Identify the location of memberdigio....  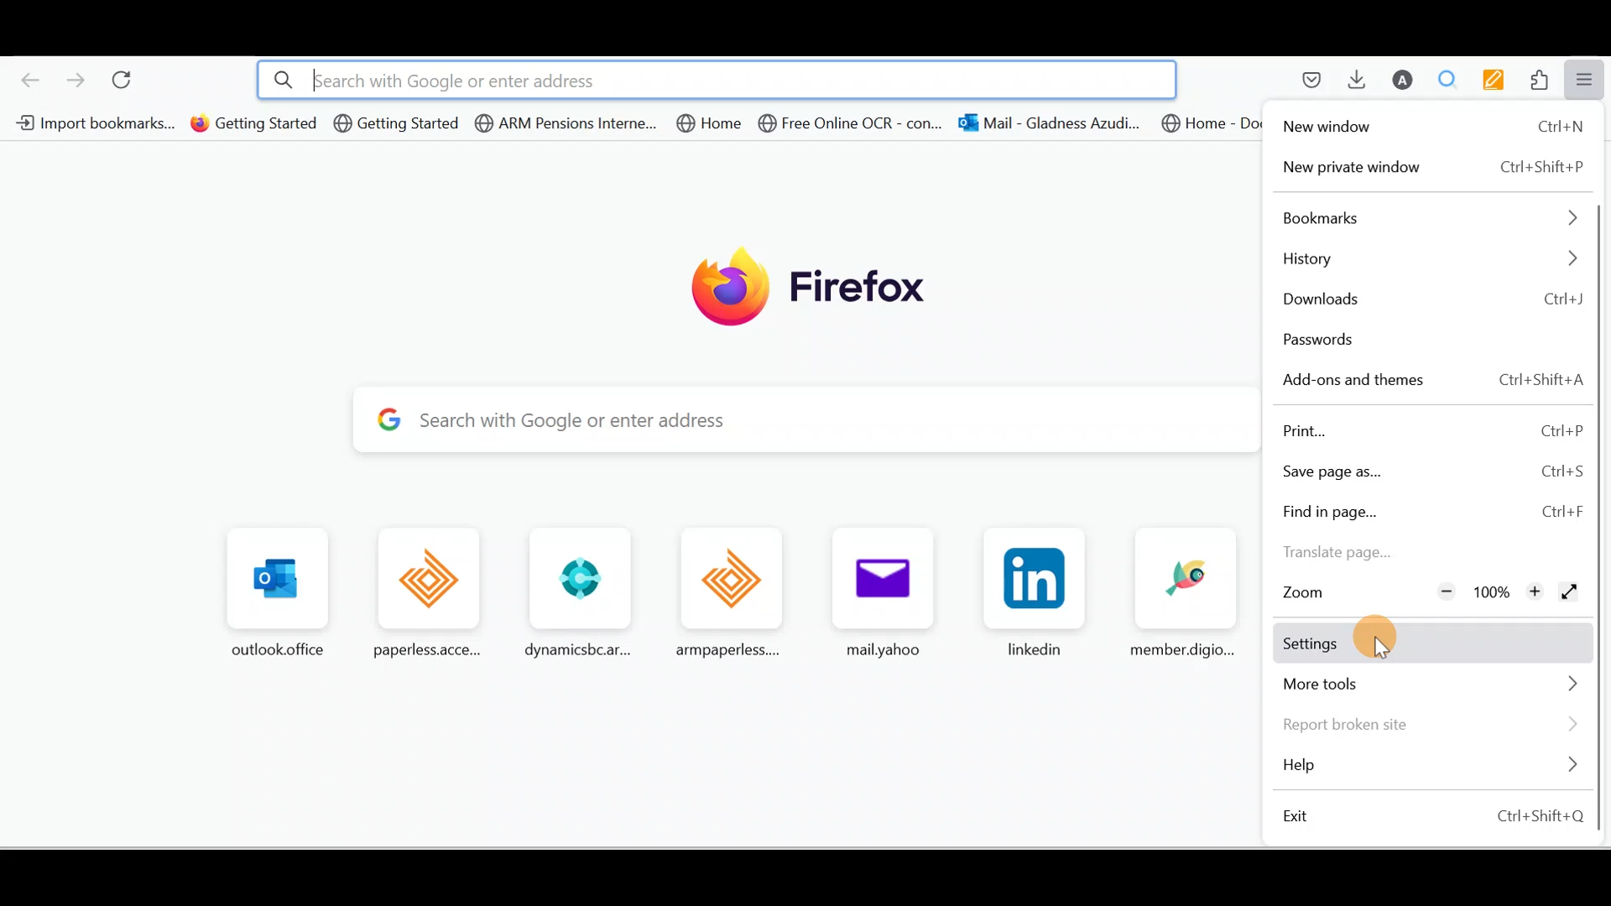
(1184, 596).